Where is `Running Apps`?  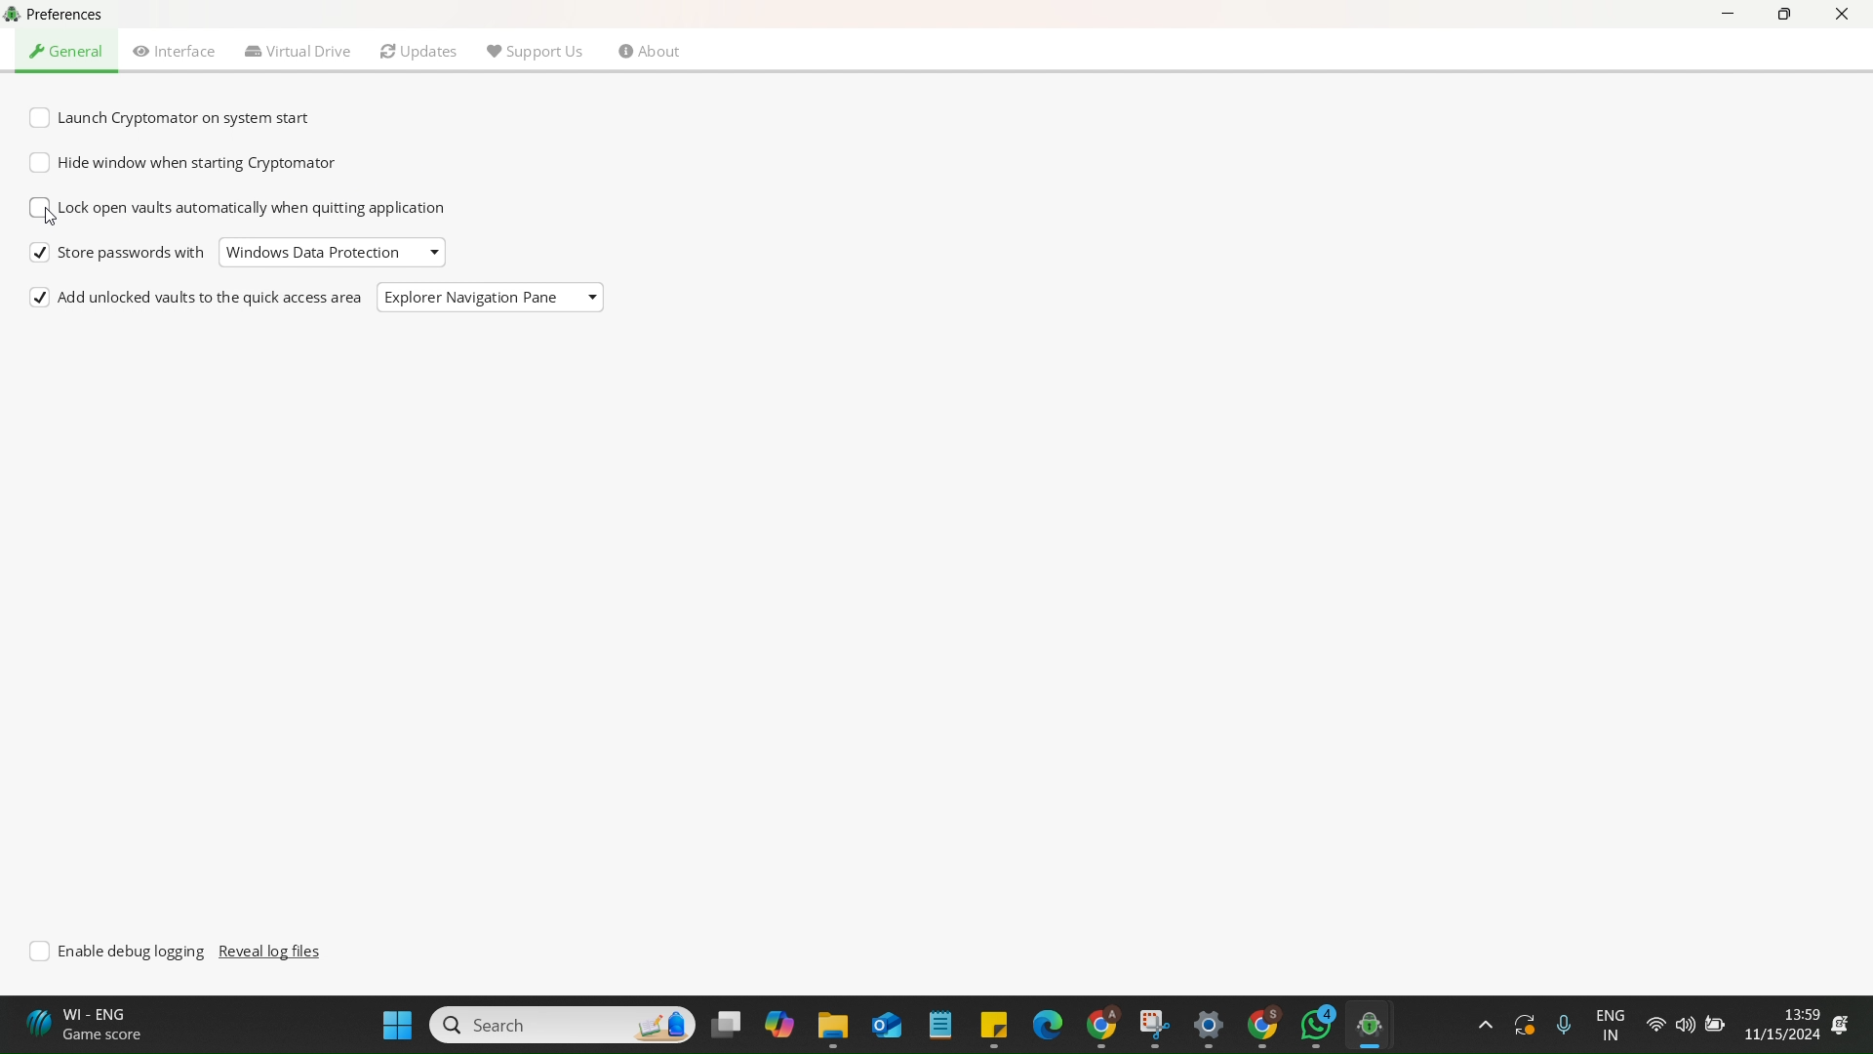
Running Apps is located at coordinates (1483, 1025).